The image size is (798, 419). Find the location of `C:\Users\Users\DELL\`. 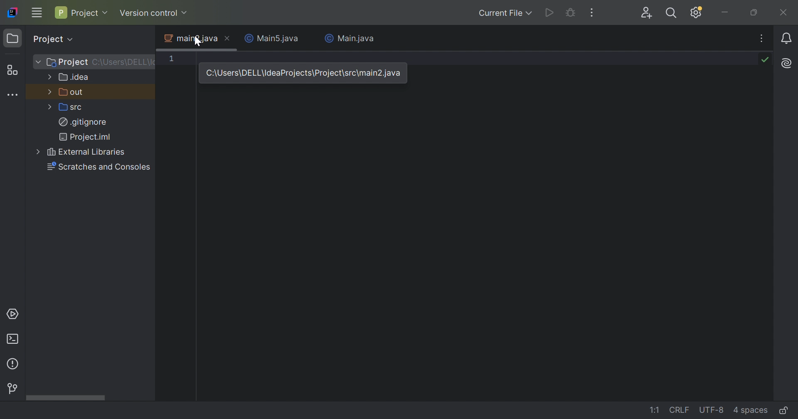

C:\Users\Users\DELL\ is located at coordinates (122, 62).